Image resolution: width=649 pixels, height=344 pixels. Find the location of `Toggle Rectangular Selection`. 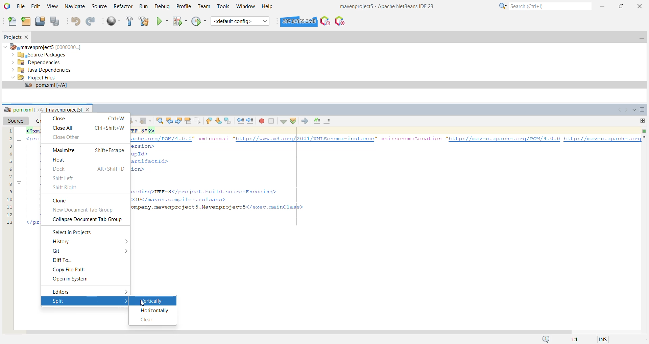

Toggle Rectangular Selection is located at coordinates (198, 121).